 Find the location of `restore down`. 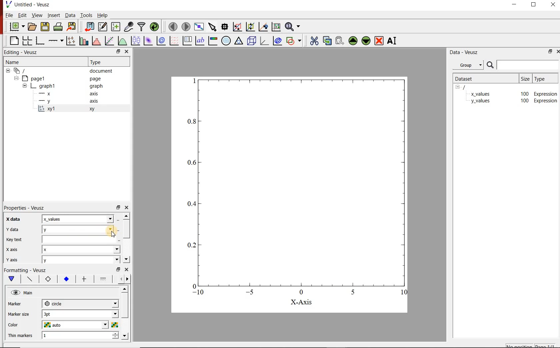

restore down is located at coordinates (118, 207).